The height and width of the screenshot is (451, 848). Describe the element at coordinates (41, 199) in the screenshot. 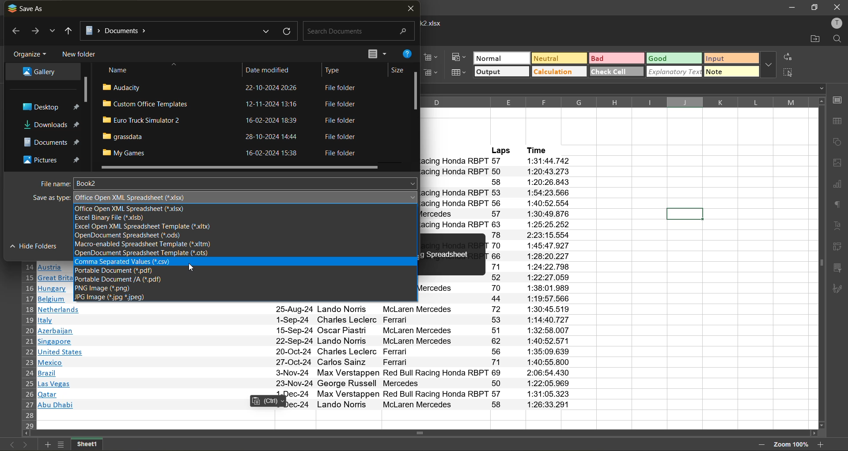

I see `save as` at that location.